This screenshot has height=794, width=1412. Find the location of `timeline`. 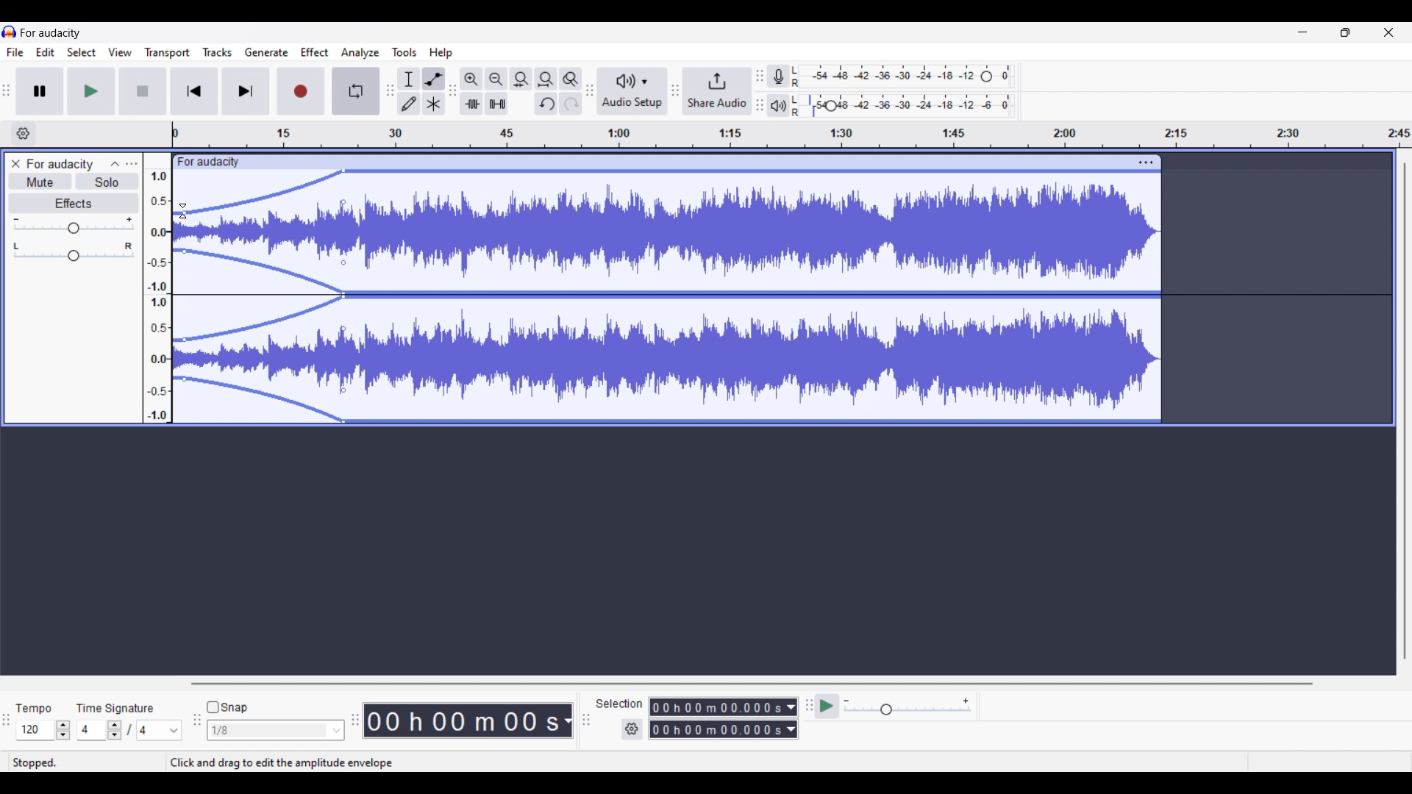

timeline is located at coordinates (791, 135).